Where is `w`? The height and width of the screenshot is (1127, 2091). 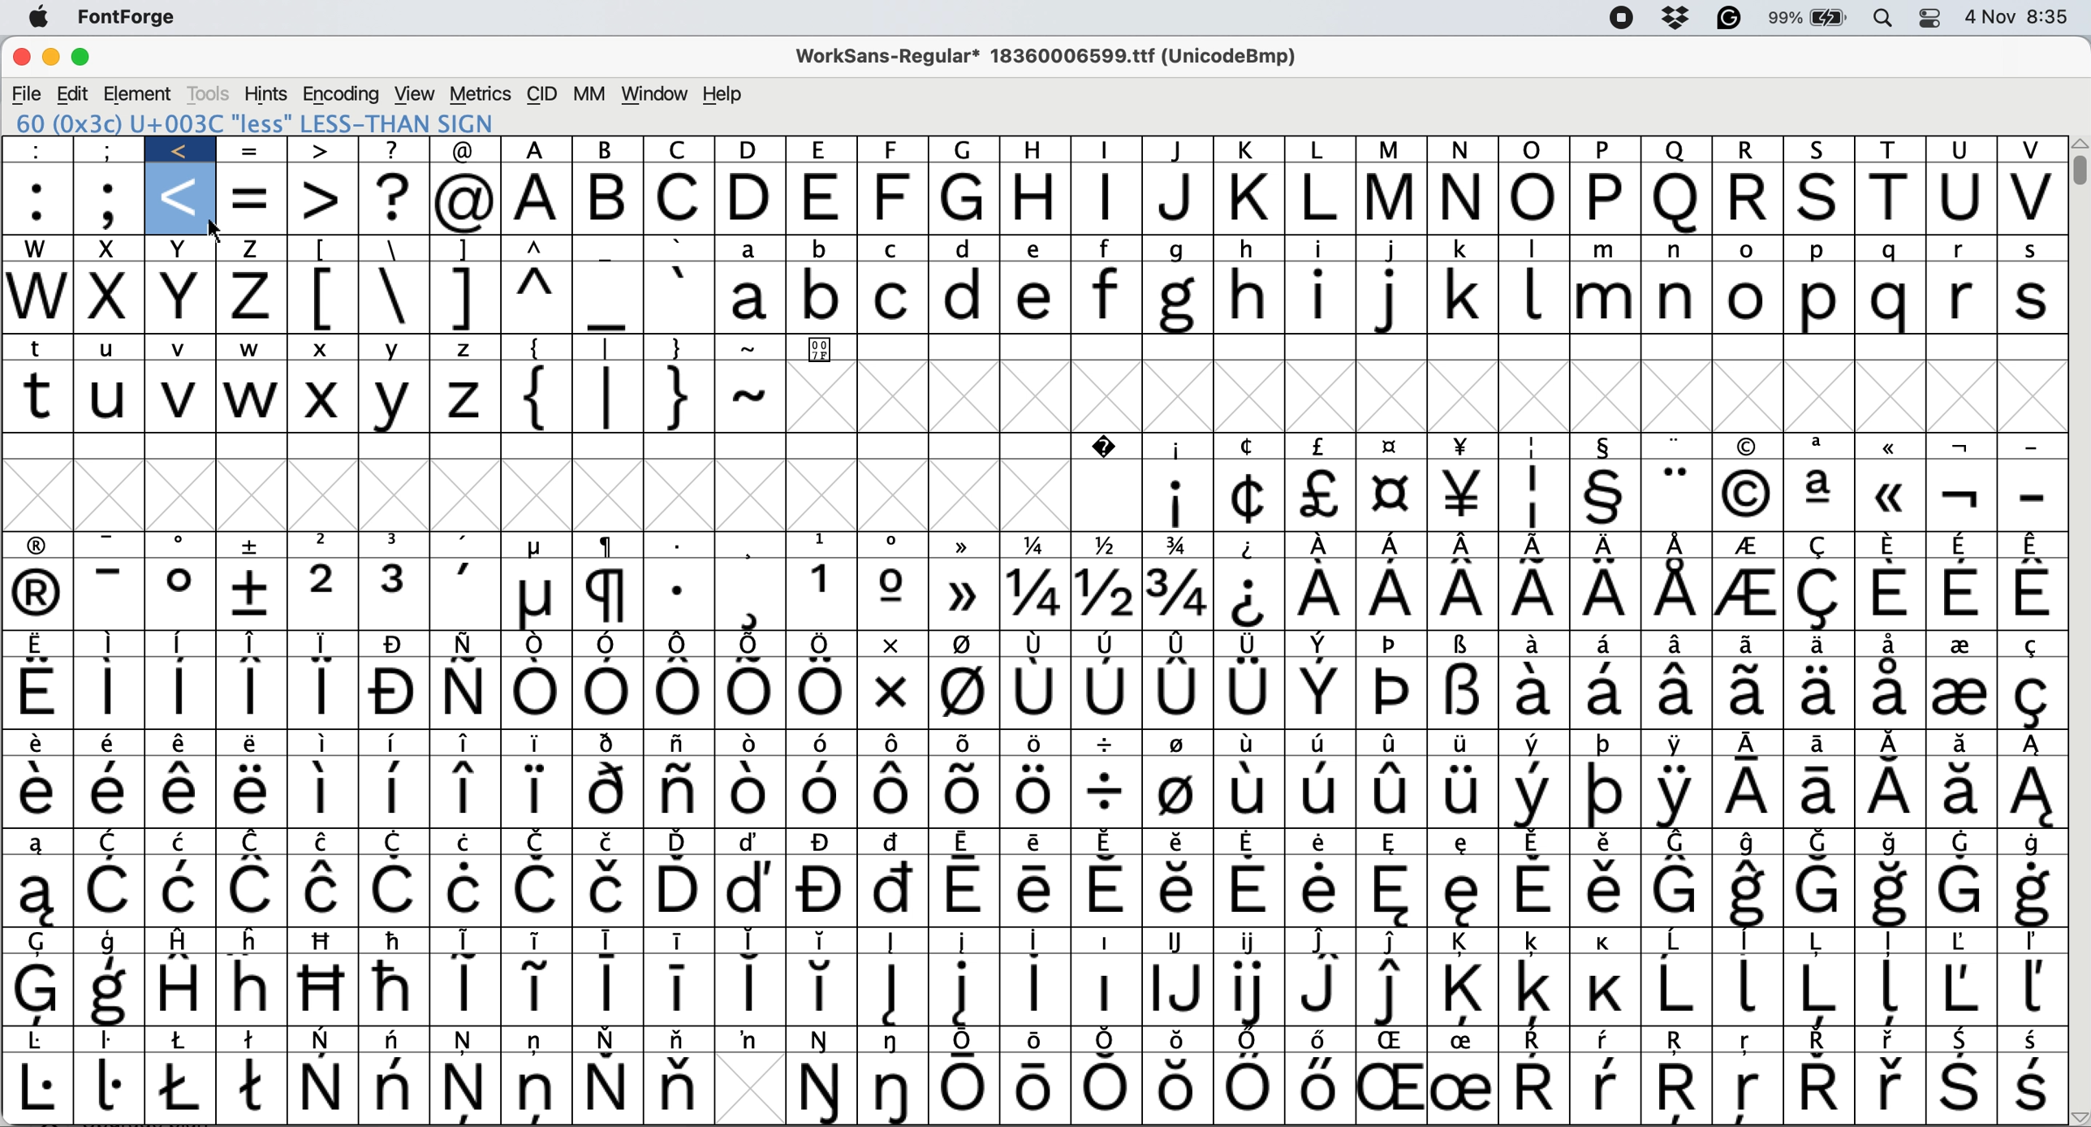 w is located at coordinates (252, 399).